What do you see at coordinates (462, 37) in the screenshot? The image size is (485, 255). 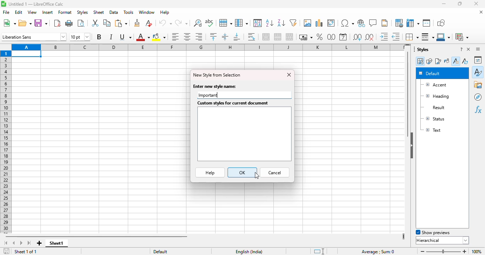 I see `conditional` at bounding box center [462, 37].